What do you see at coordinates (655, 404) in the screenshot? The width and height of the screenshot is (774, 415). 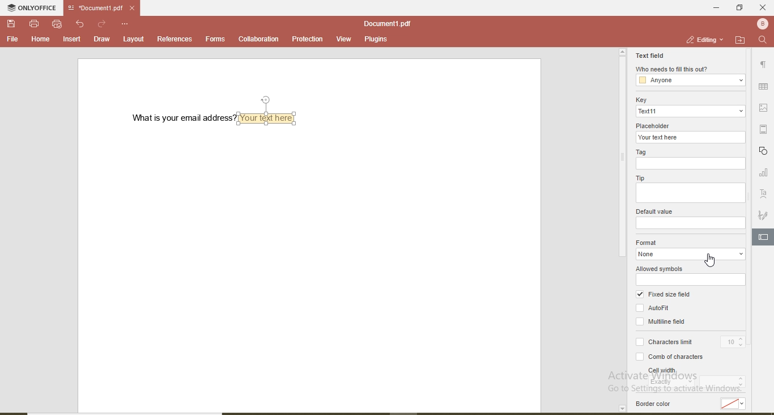 I see `border color` at bounding box center [655, 404].